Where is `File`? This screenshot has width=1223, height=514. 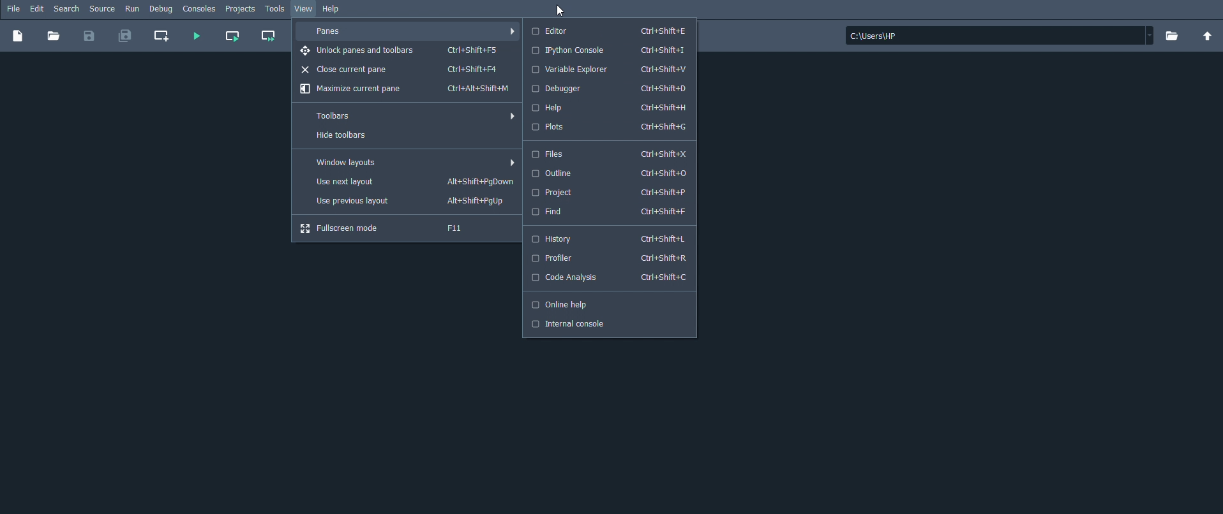 File is located at coordinates (13, 10).